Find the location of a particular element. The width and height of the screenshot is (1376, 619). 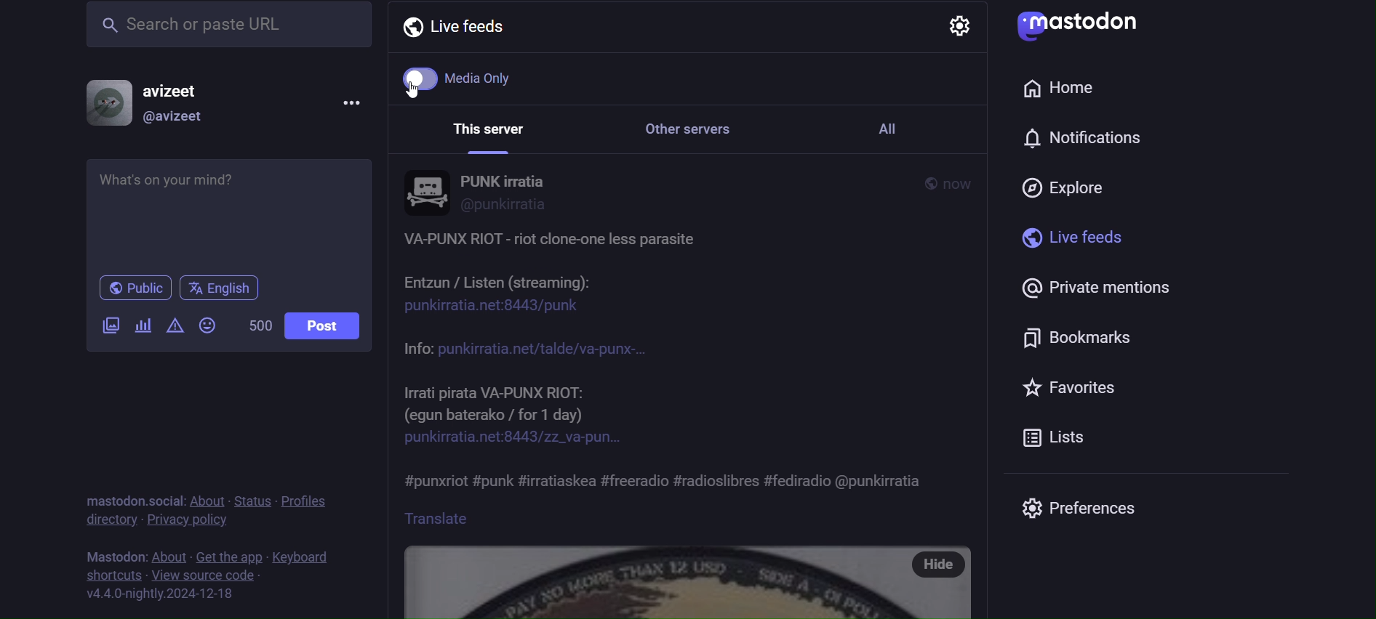

avizeet is located at coordinates (171, 90).